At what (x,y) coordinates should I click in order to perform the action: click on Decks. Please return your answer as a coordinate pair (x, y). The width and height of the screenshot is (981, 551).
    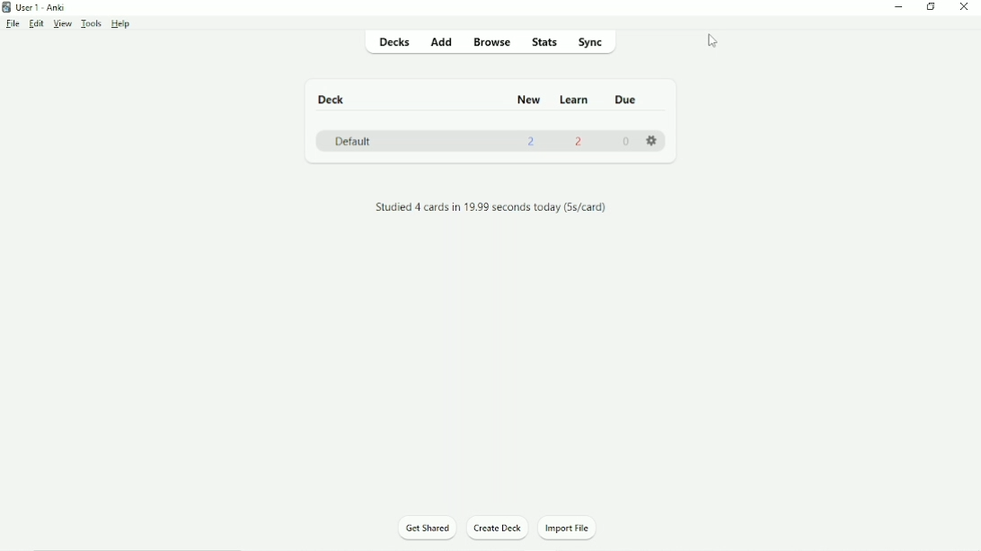
    Looking at the image, I should click on (388, 41).